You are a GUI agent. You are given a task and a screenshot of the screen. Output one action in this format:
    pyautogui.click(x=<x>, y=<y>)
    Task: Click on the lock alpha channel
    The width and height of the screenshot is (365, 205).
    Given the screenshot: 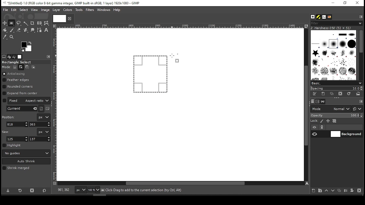 What is the action you would take?
    pyautogui.click(x=334, y=121)
    